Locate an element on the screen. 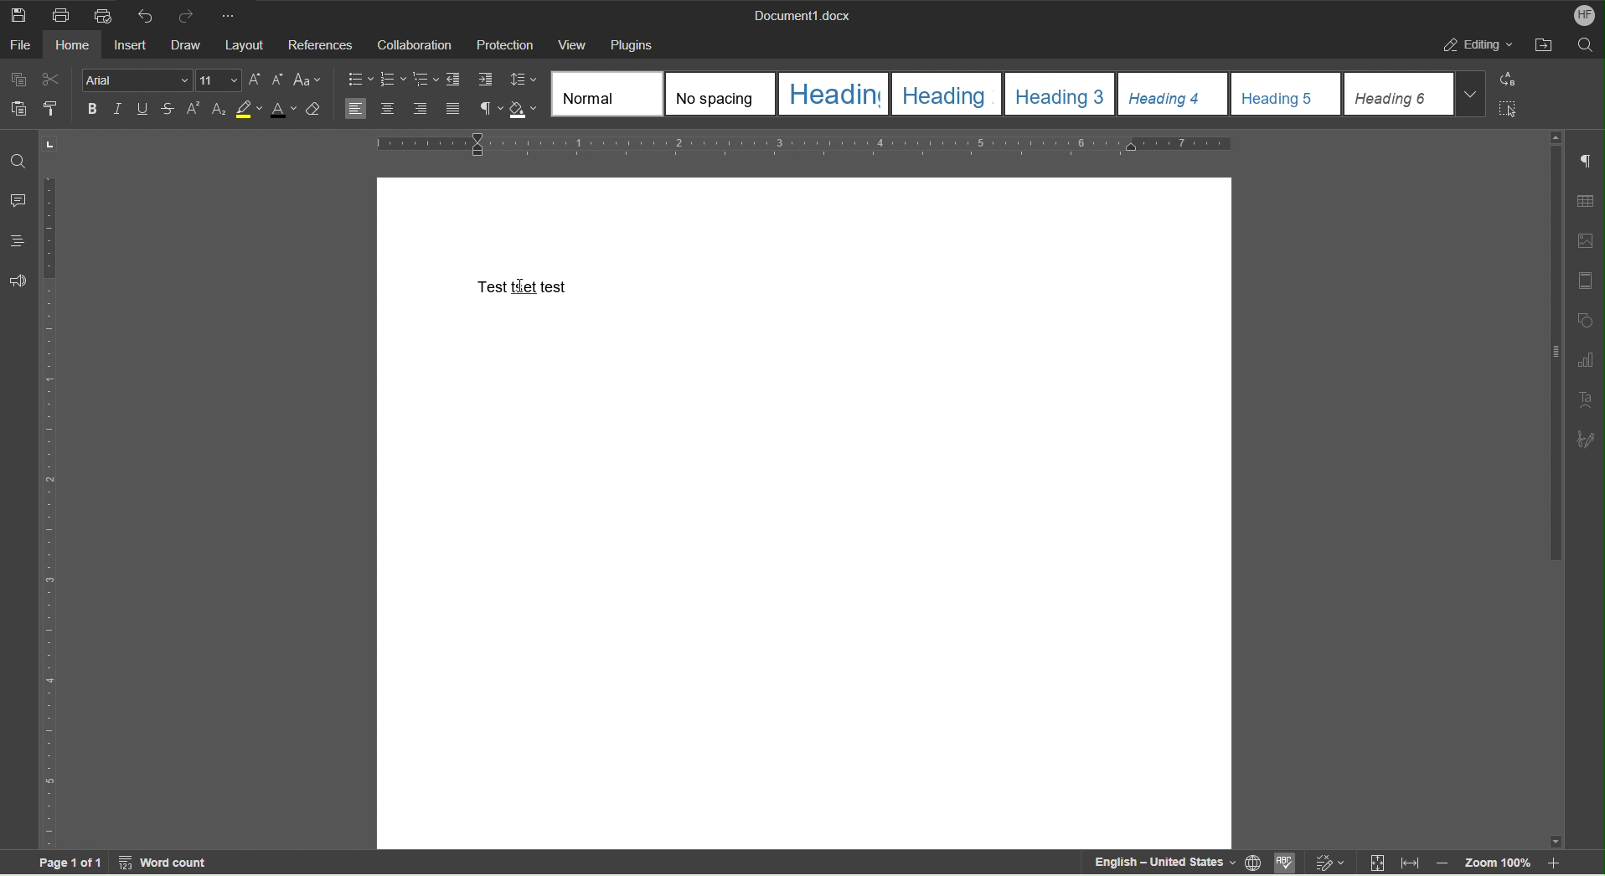 The height and width of the screenshot is (876, 1605). Heading 1 is located at coordinates (834, 94).